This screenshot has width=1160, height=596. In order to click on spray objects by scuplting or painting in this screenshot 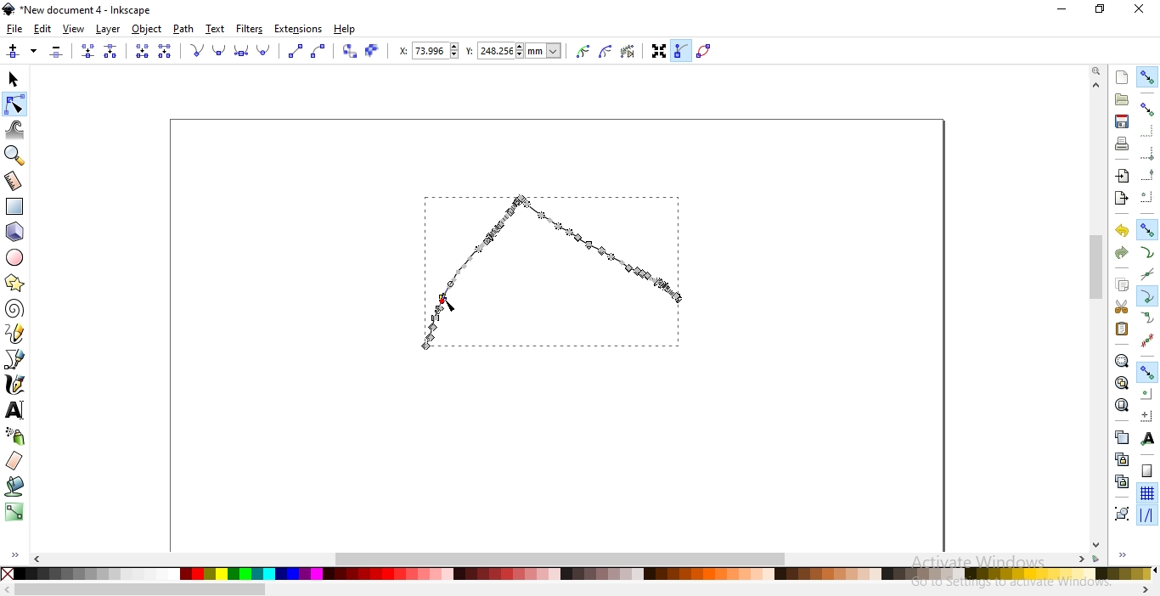, I will do `click(16, 436)`.